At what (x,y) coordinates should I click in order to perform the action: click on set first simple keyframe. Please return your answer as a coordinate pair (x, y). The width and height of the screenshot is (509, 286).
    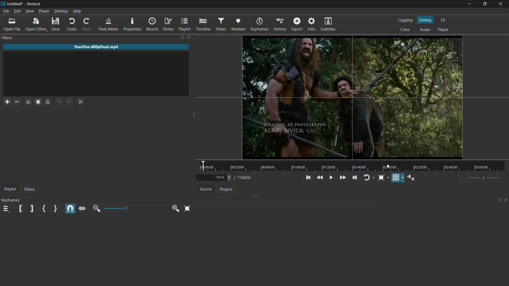
    Looking at the image, I should click on (43, 209).